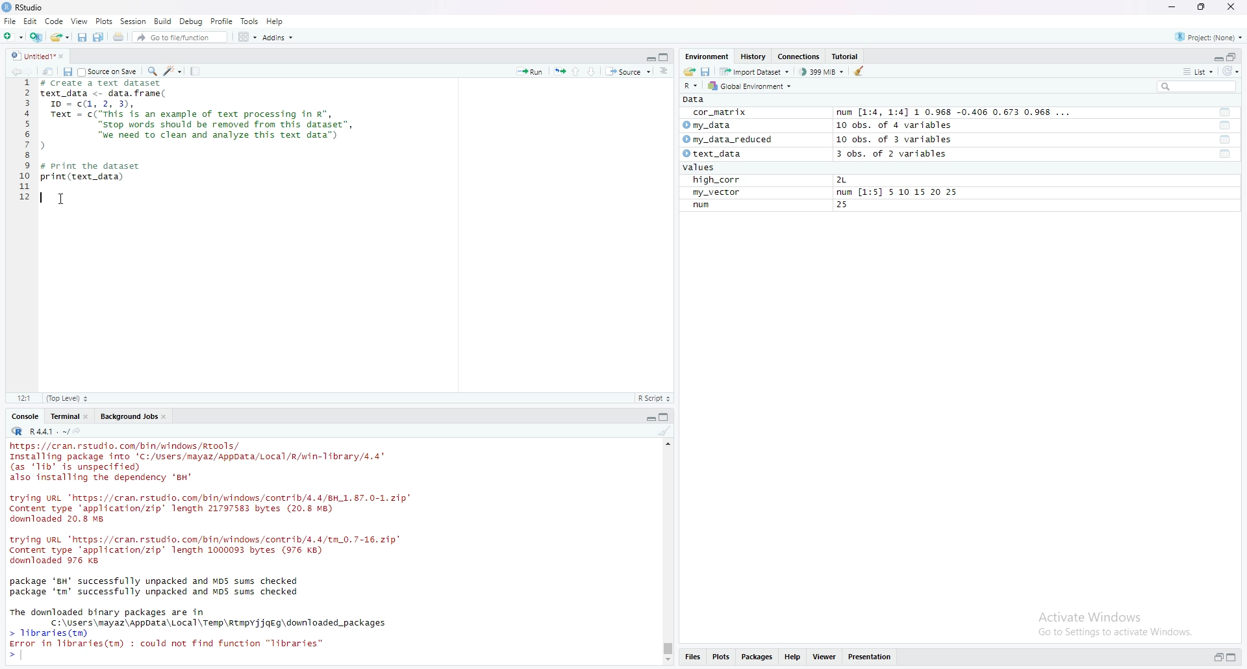  What do you see at coordinates (1224, 140) in the screenshot?
I see `functions ` at bounding box center [1224, 140].